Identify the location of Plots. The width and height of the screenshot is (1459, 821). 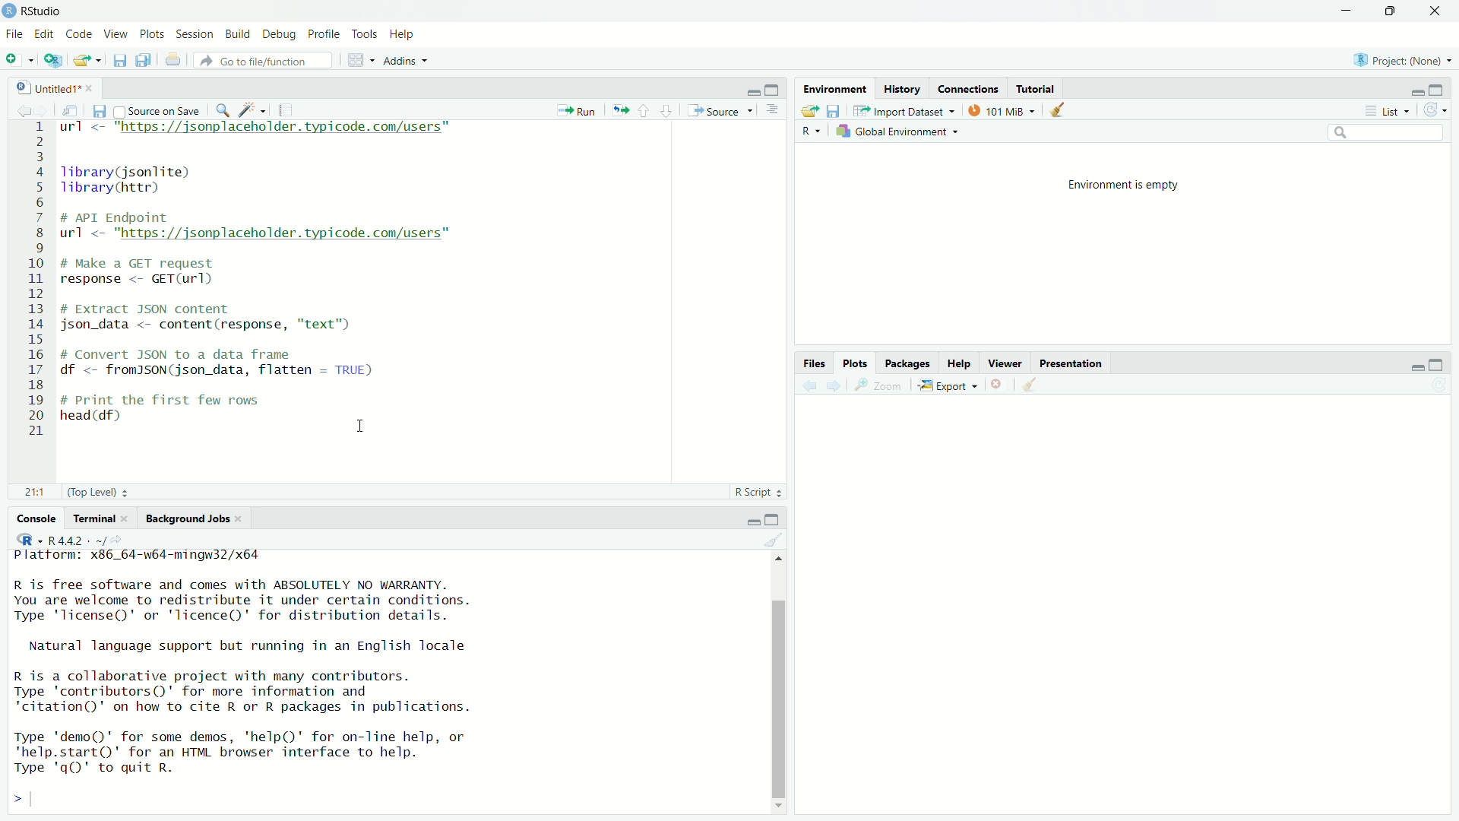
(151, 34).